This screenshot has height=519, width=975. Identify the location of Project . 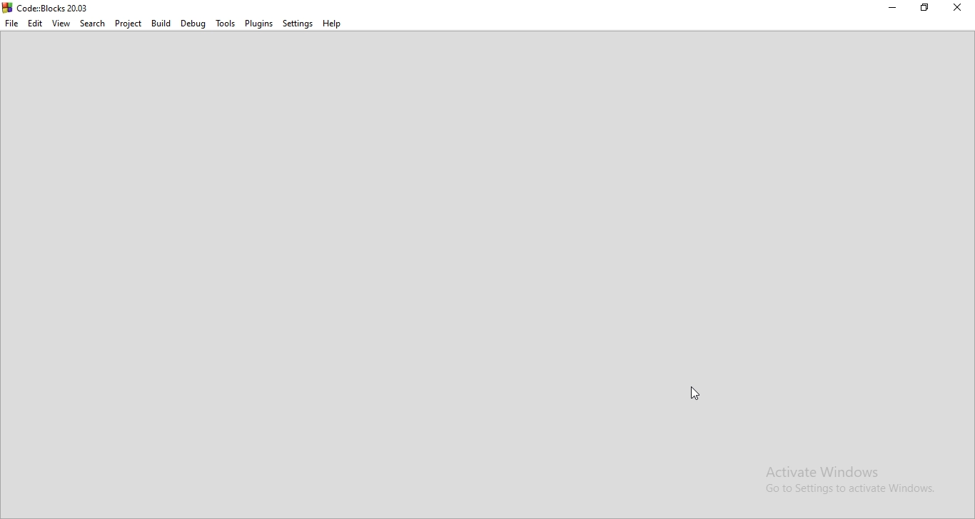
(128, 22).